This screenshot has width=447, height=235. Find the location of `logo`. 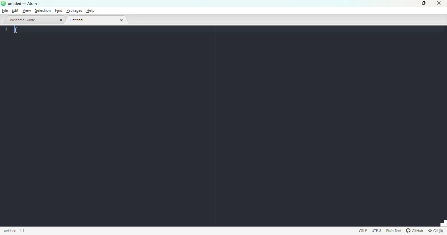

logo is located at coordinates (3, 3).